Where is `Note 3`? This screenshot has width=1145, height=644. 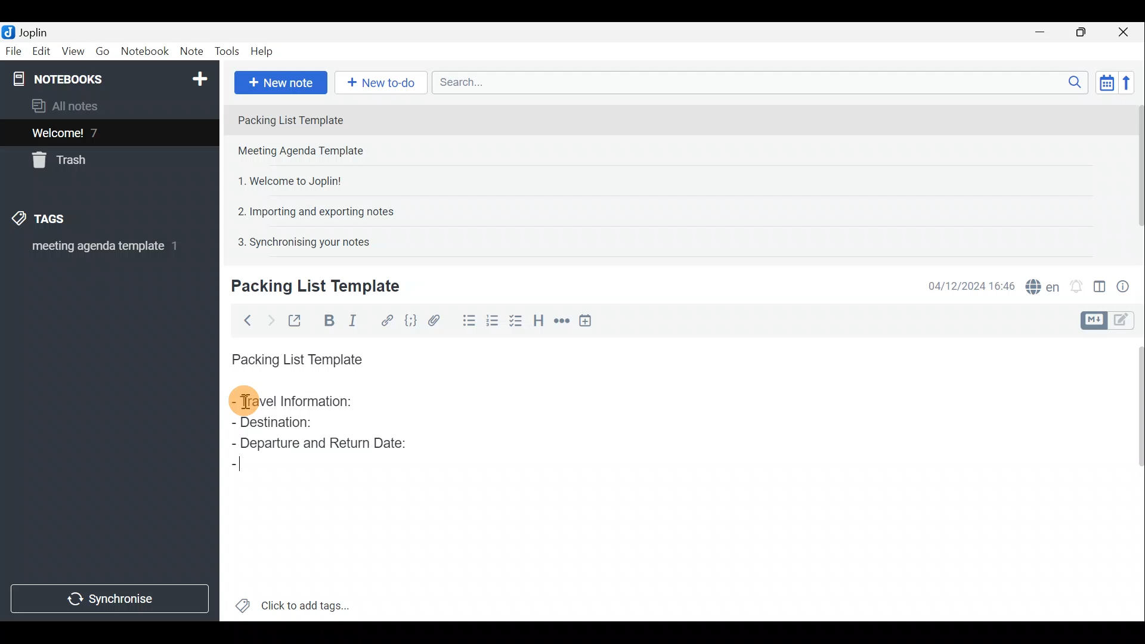
Note 3 is located at coordinates (285, 179).